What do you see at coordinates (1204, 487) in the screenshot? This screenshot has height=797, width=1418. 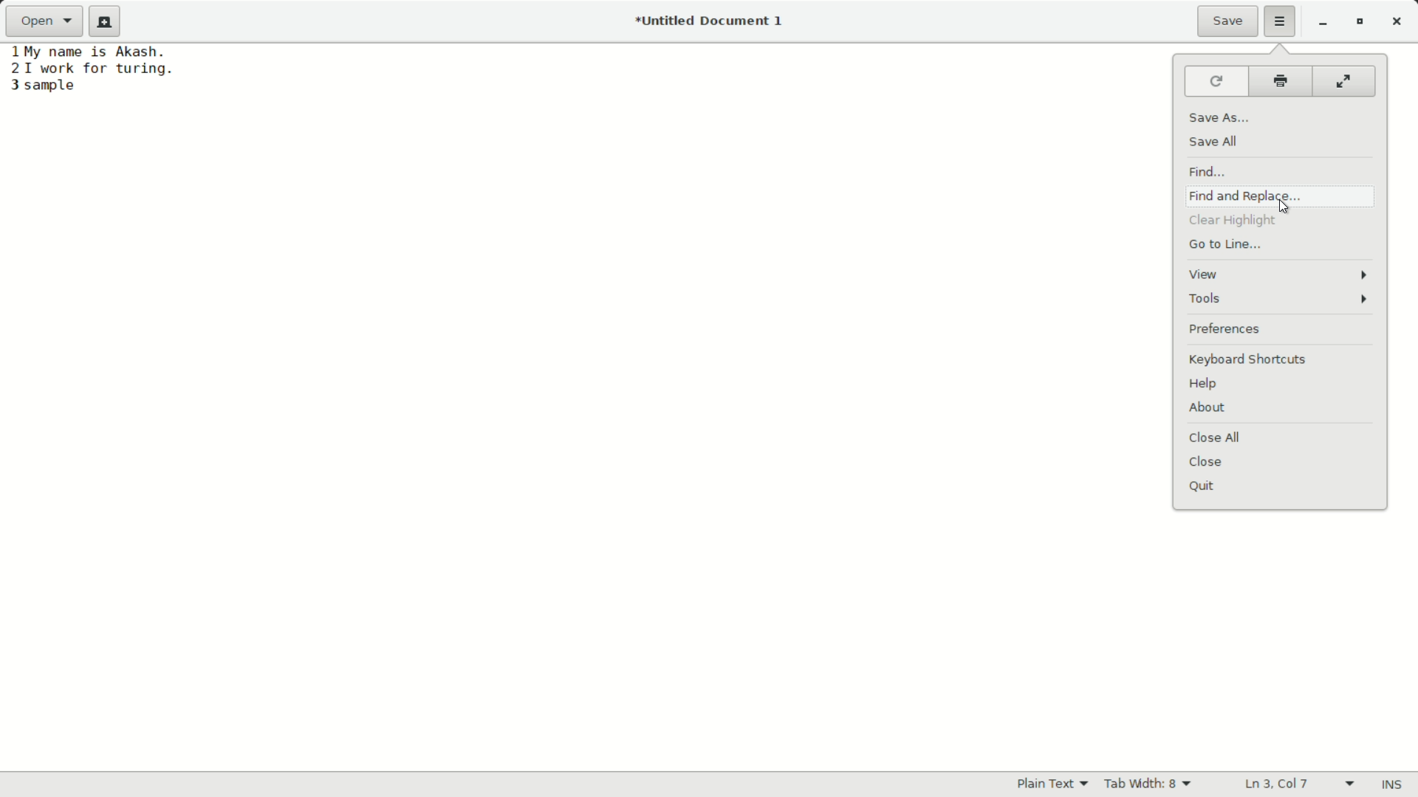 I see `quit` at bounding box center [1204, 487].